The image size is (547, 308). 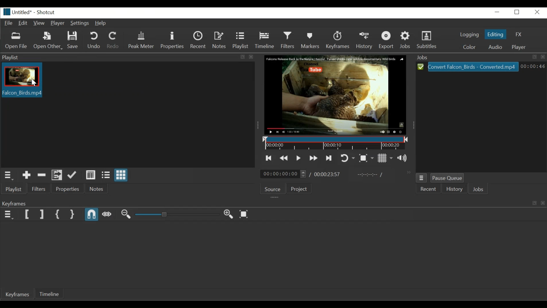 What do you see at coordinates (310, 41) in the screenshot?
I see `Marker` at bounding box center [310, 41].